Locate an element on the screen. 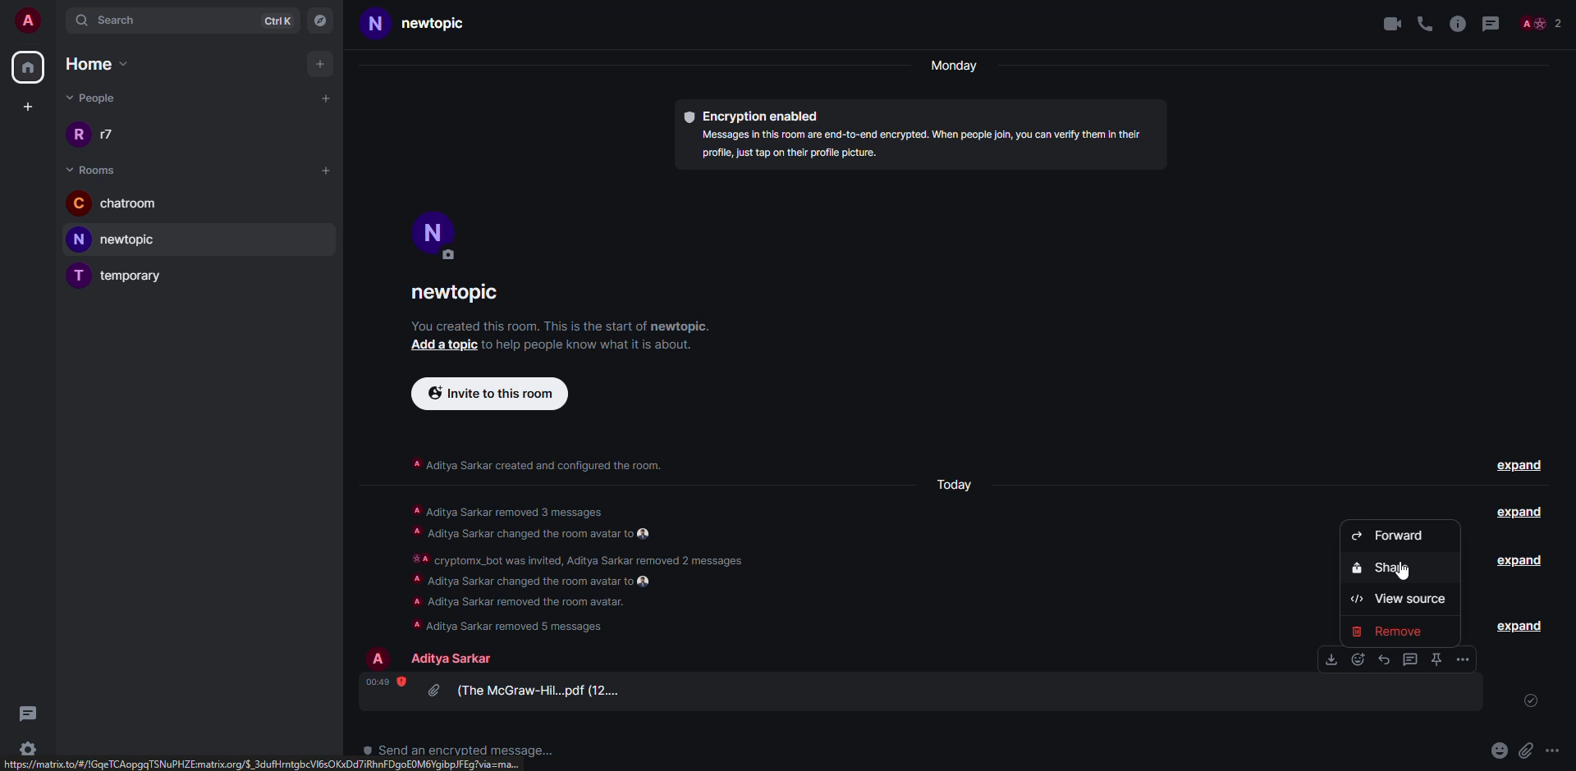 The height and width of the screenshot is (771, 1576). video call is located at coordinates (1390, 23).